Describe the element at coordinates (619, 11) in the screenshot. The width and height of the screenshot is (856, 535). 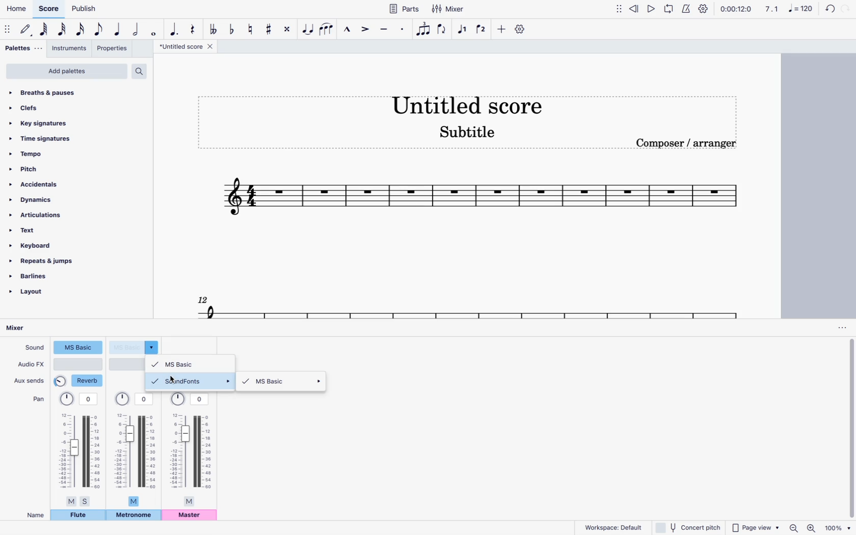
I see `move` at that location.